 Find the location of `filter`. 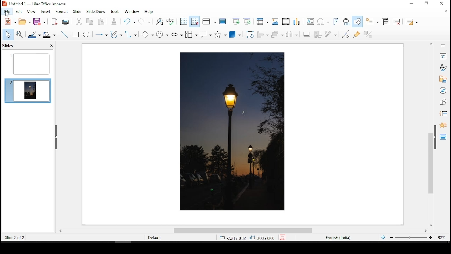

filter is located at coordinates (330, 35).